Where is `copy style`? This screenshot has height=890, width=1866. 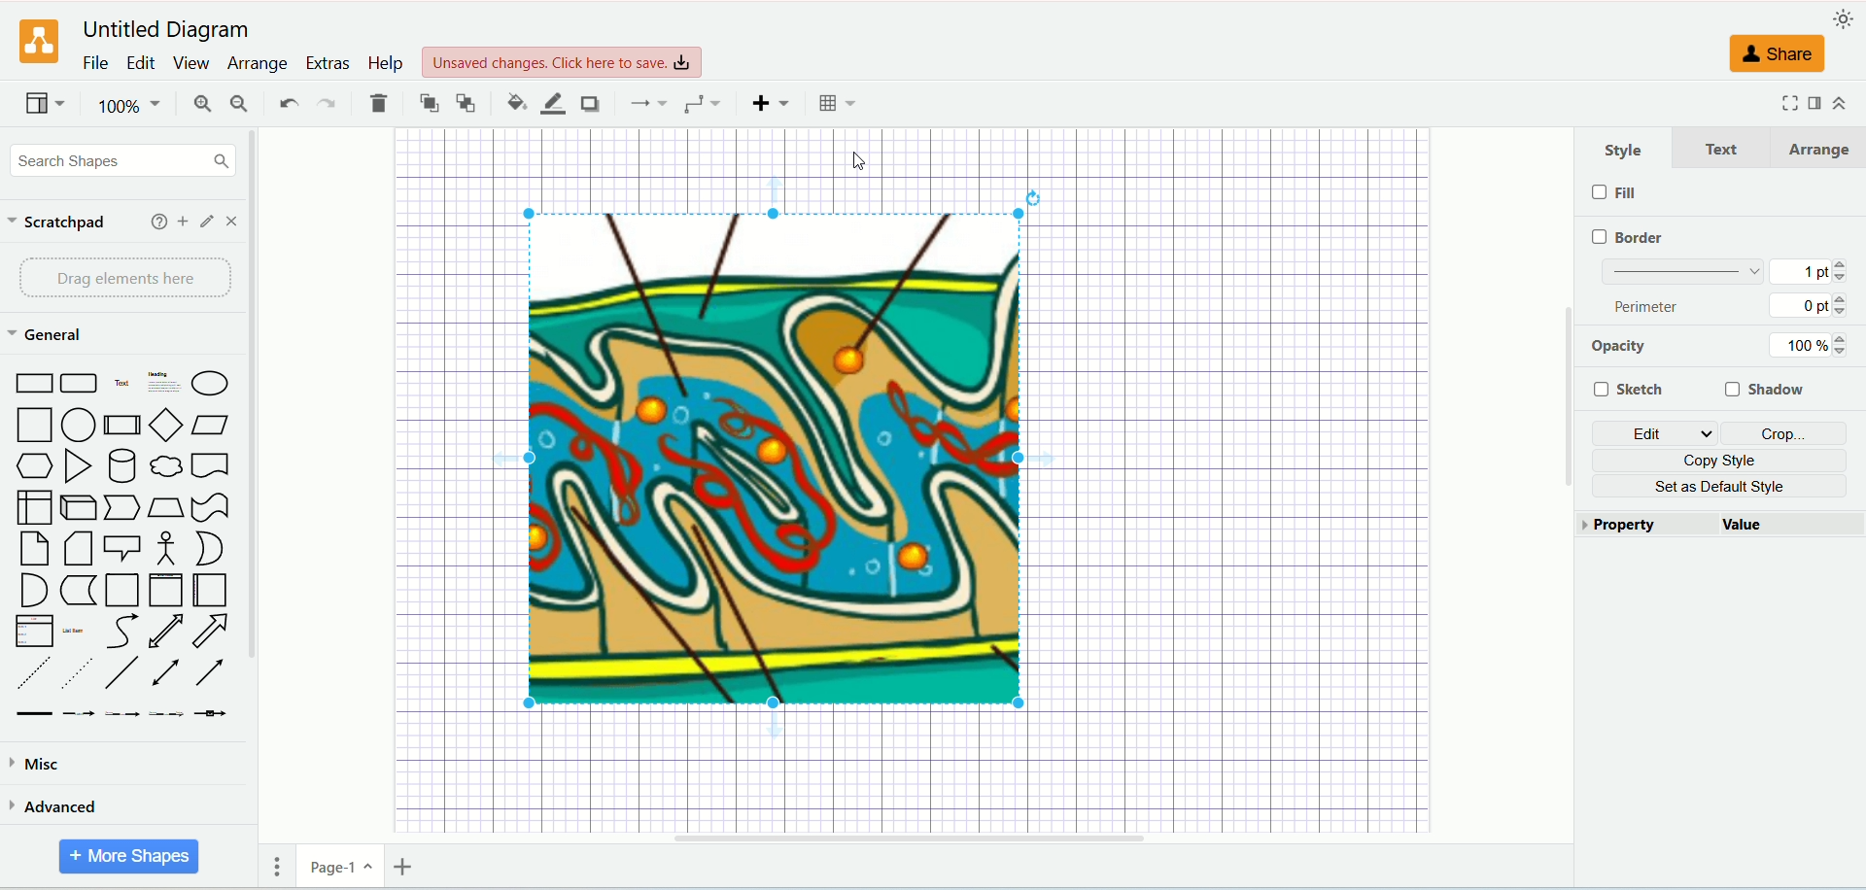
copy style is located at coordinates (1722, 461).